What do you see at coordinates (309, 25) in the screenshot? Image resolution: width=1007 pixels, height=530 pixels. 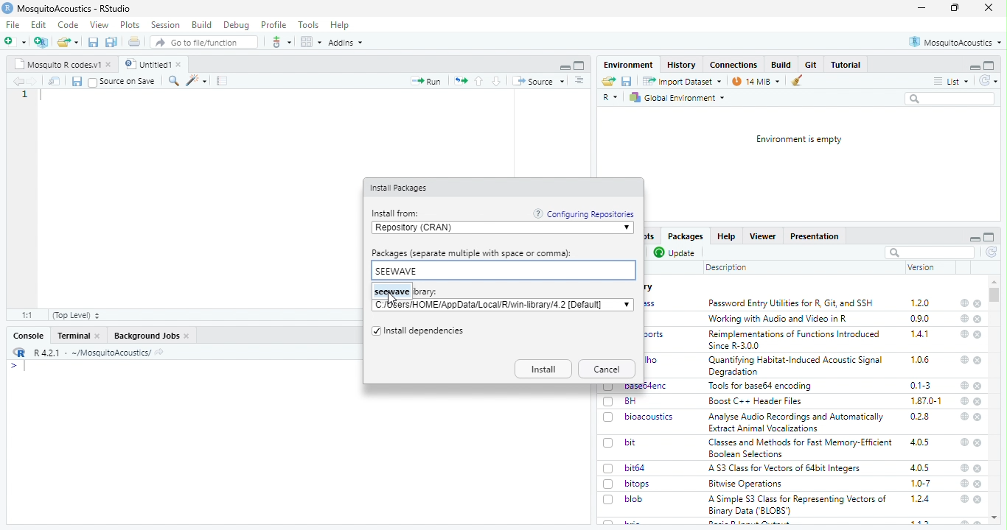 I see `Tools` at bounding box center [309, 25].